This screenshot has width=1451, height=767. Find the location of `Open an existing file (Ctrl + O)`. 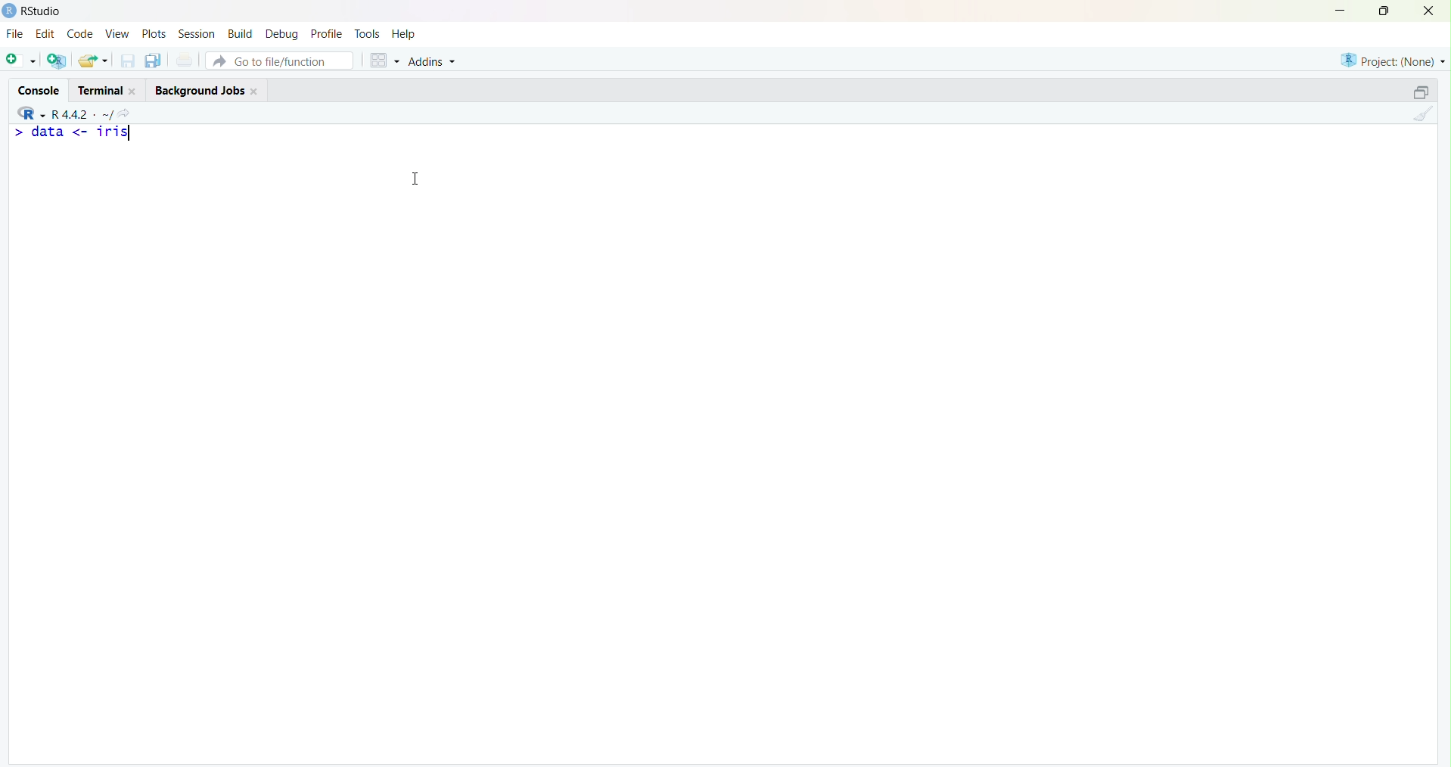

Open an existing file (Ctrl + O) is located at coordinates (95, 61).